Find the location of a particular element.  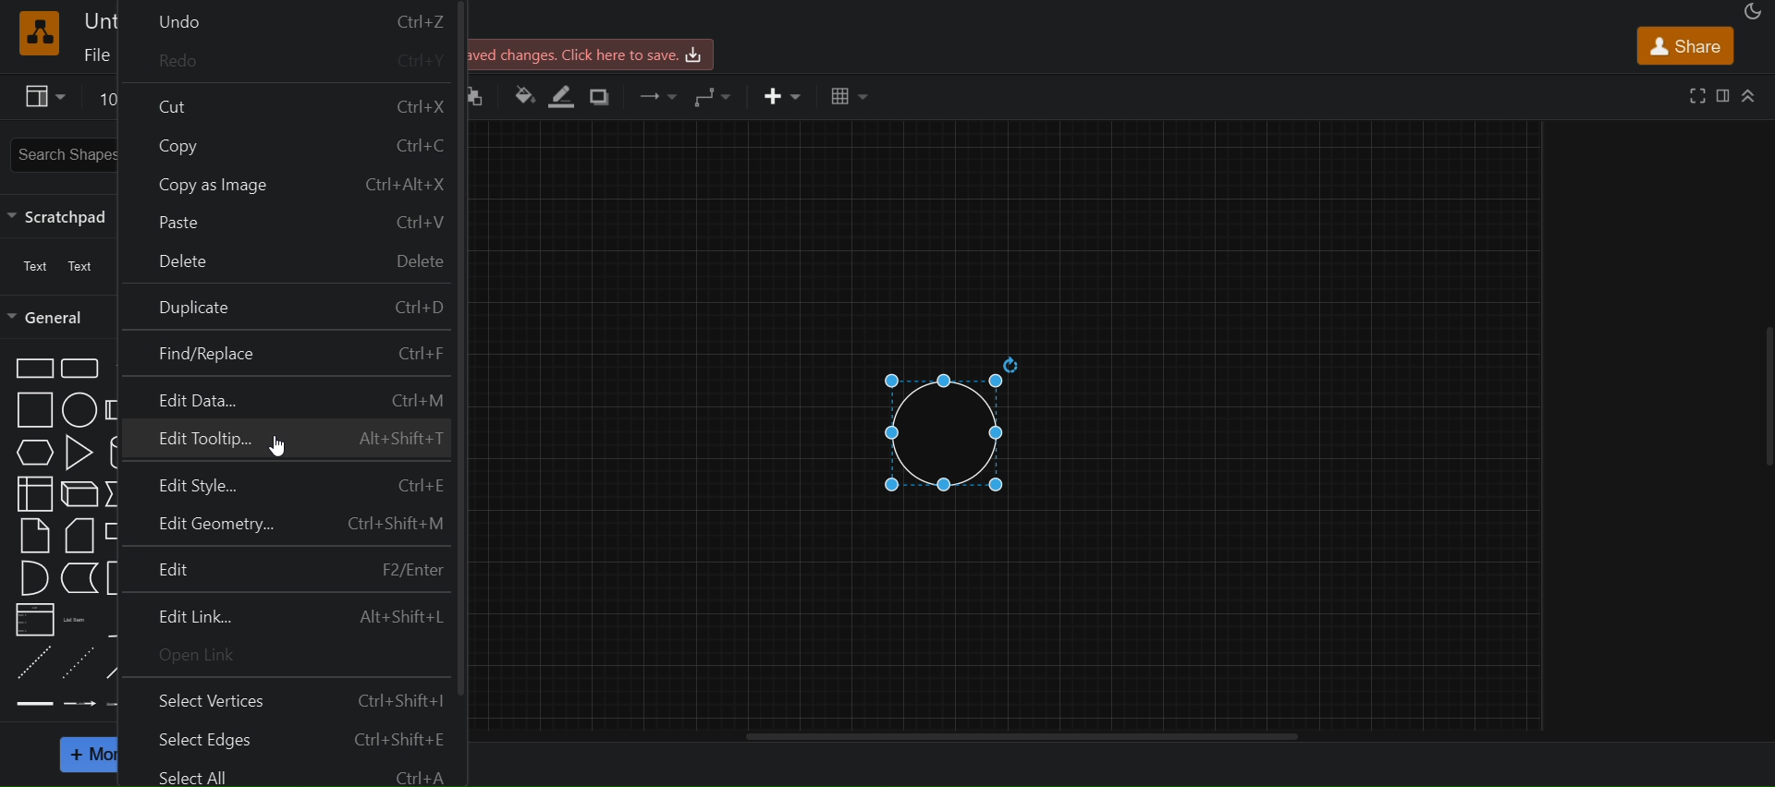

edit tooltip is located at coordinates (287, 442).